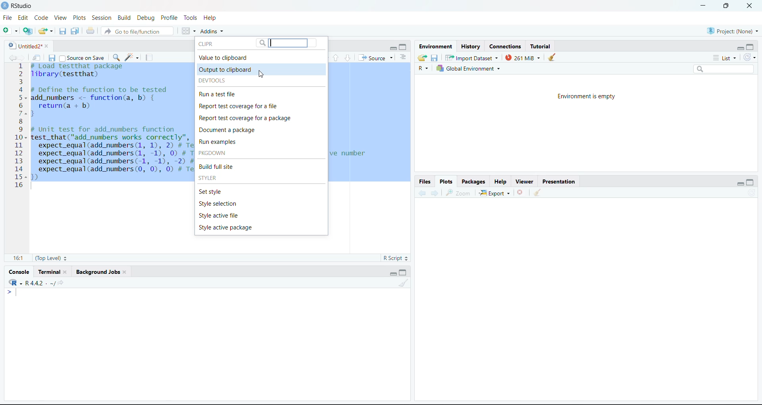  What do you see at coordinates (740, 48) in the screenshot?
I see `minimize` at bounding box center [740, 48].